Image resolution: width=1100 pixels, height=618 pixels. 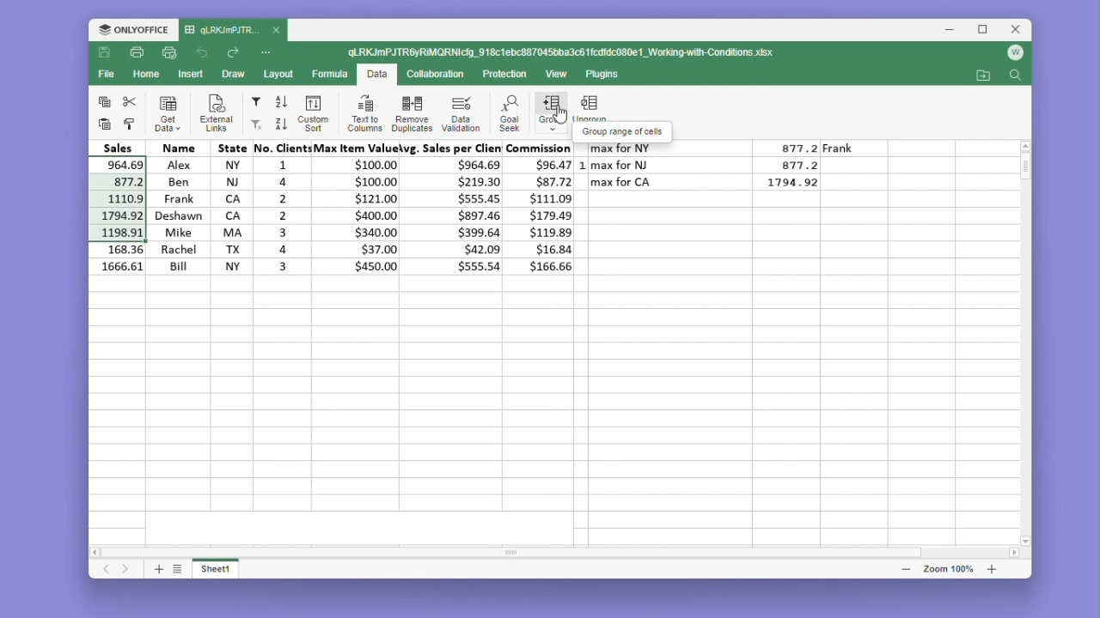 What do you see at coordinates (559, 124) in the screenshot?
I see `cursor` at bounding box center [559, 124].